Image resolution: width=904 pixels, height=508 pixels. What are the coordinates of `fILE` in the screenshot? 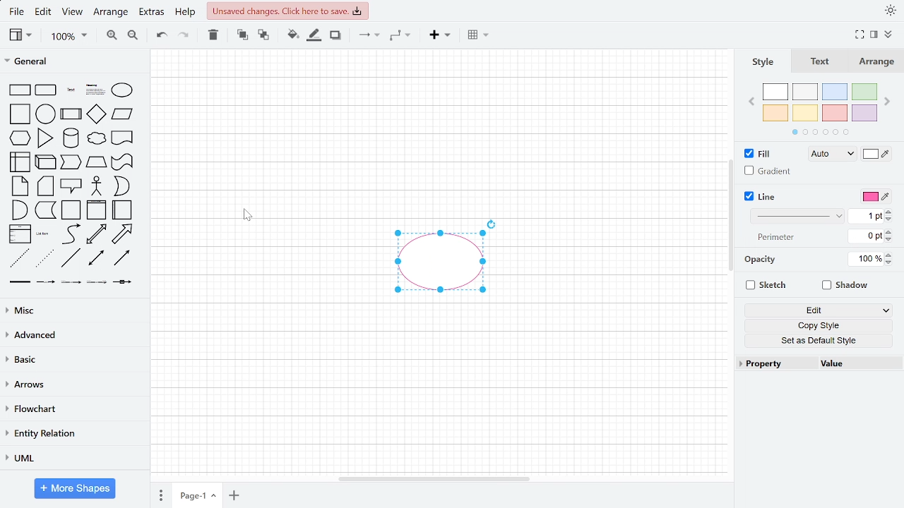 It's located at (14, 13).